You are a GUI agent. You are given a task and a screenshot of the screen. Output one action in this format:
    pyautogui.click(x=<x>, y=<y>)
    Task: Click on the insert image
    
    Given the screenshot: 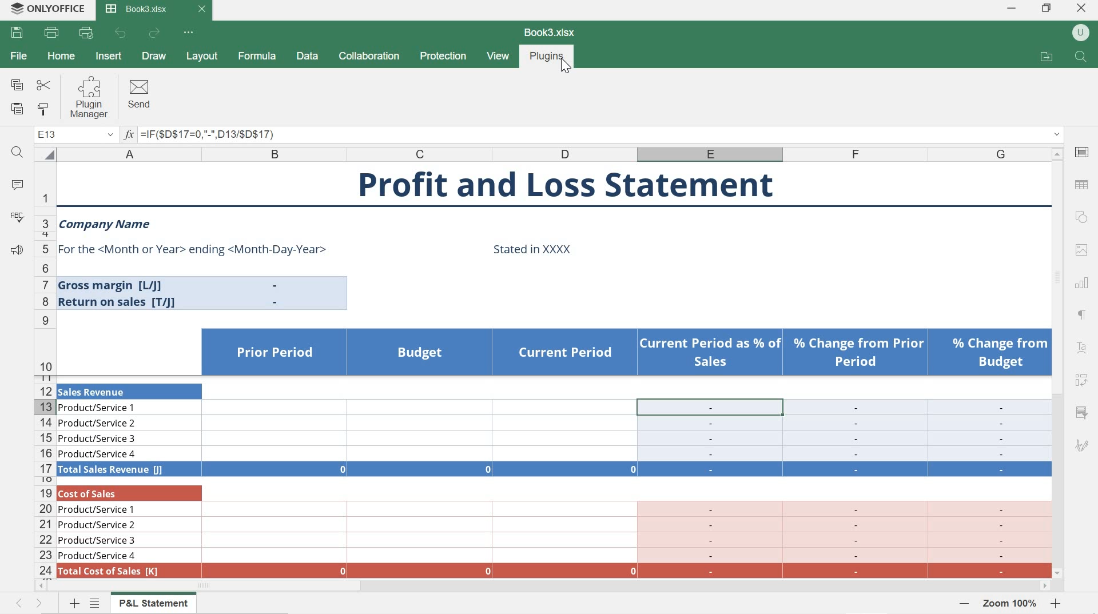 What is the action you would take?
    pyautogui.click(x=1081, y=250)
    